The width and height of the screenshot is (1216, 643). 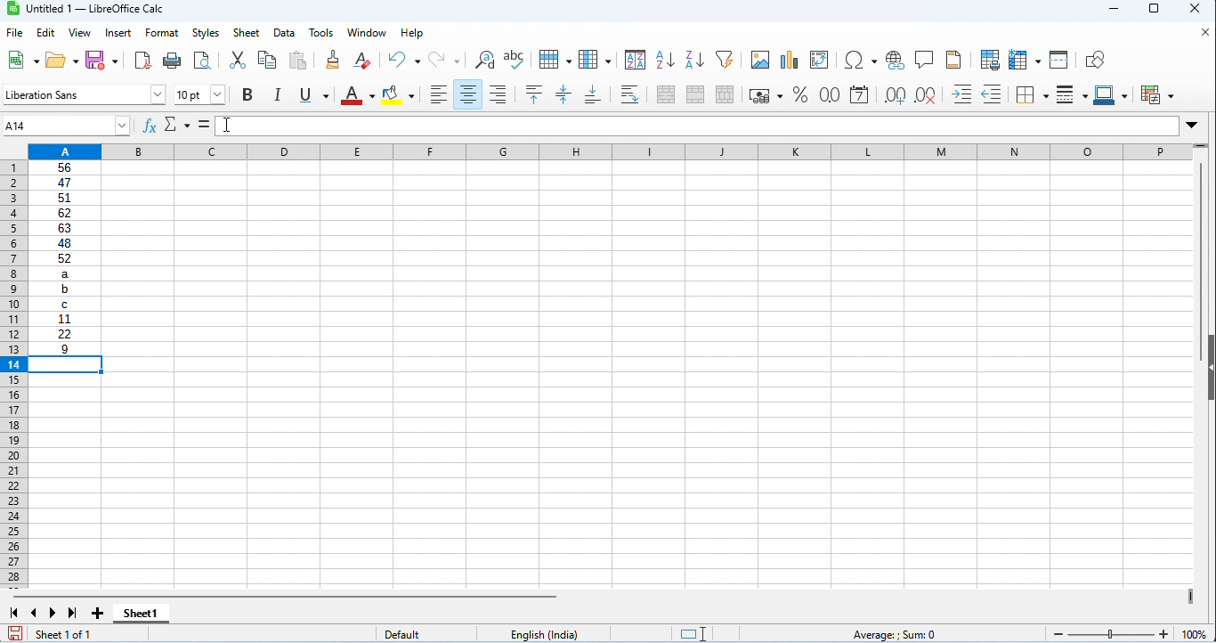 I want to click on save, so click(x=15, y=633).